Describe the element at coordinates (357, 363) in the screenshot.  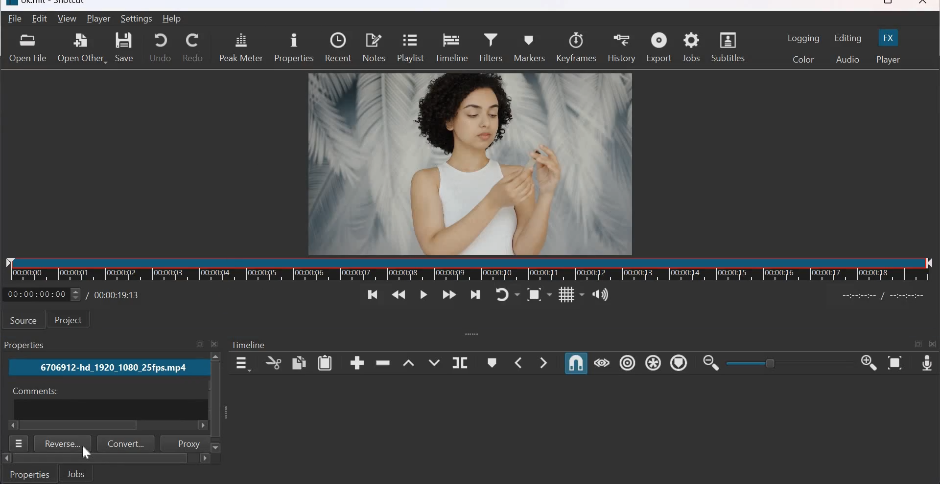
I see `append` at that location.